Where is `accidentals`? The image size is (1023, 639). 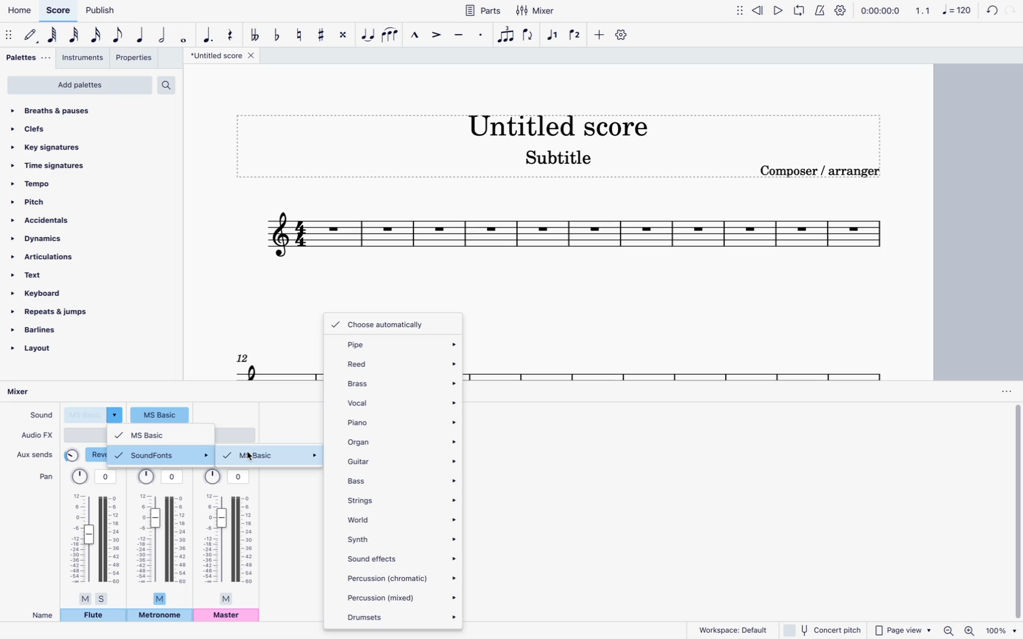 accidentals is located at coordinates (46, 220).